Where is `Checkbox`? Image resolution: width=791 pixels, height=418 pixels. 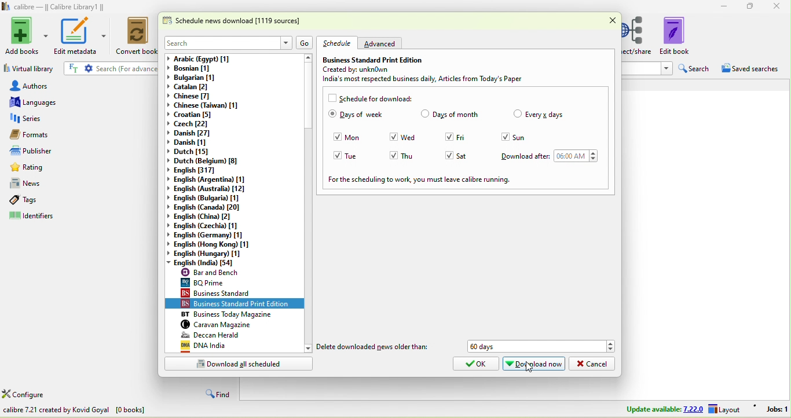
Checkbox is located at coordinates (394, 155).